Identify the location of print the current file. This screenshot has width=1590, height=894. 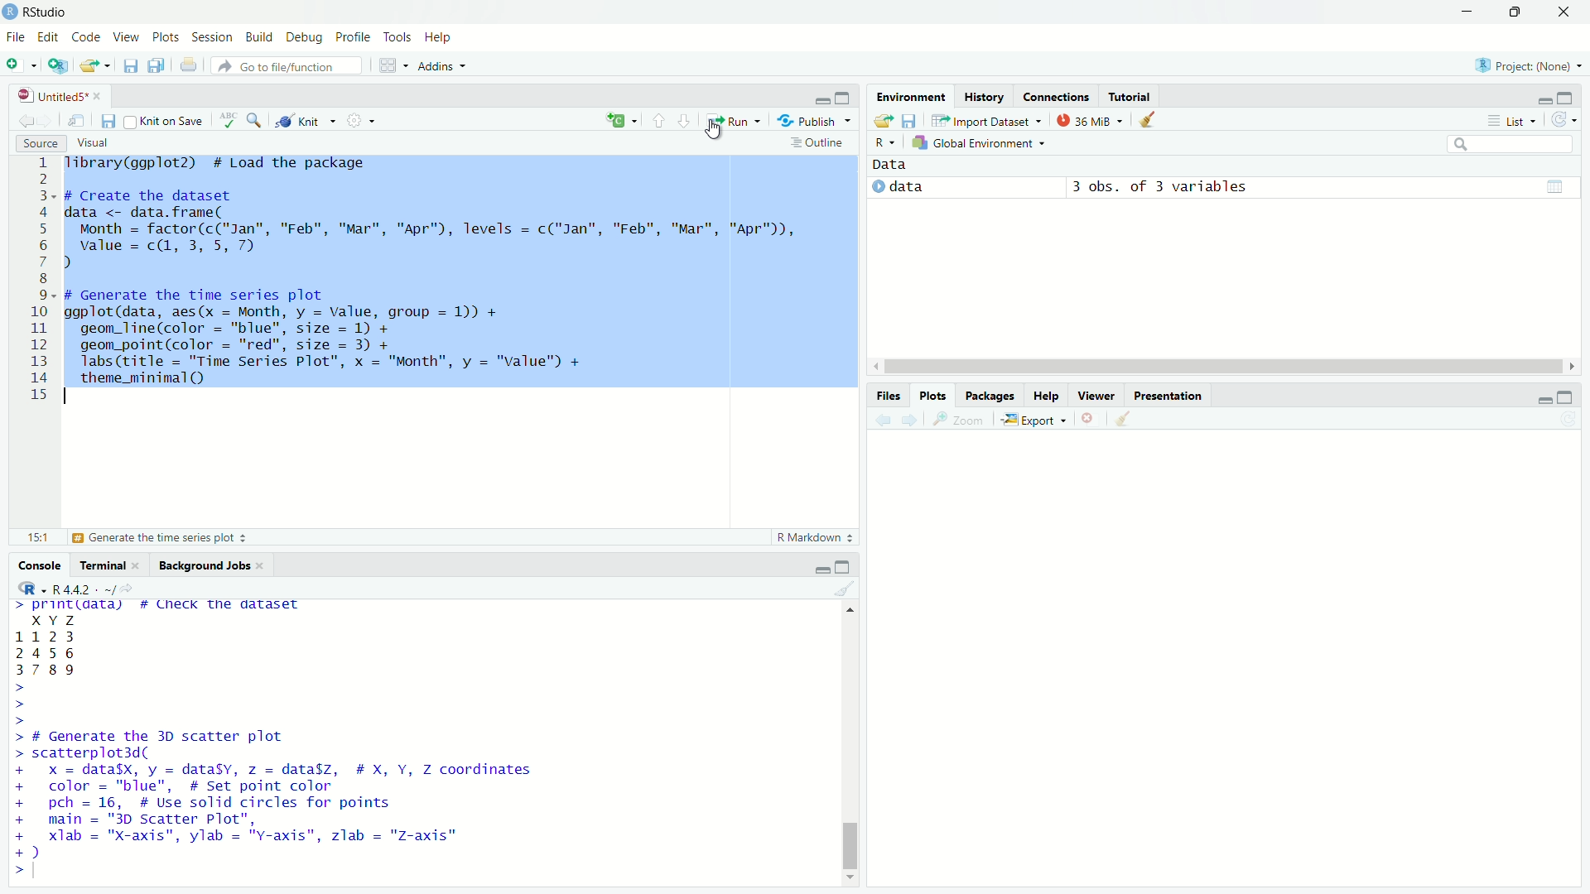
(187, 65).